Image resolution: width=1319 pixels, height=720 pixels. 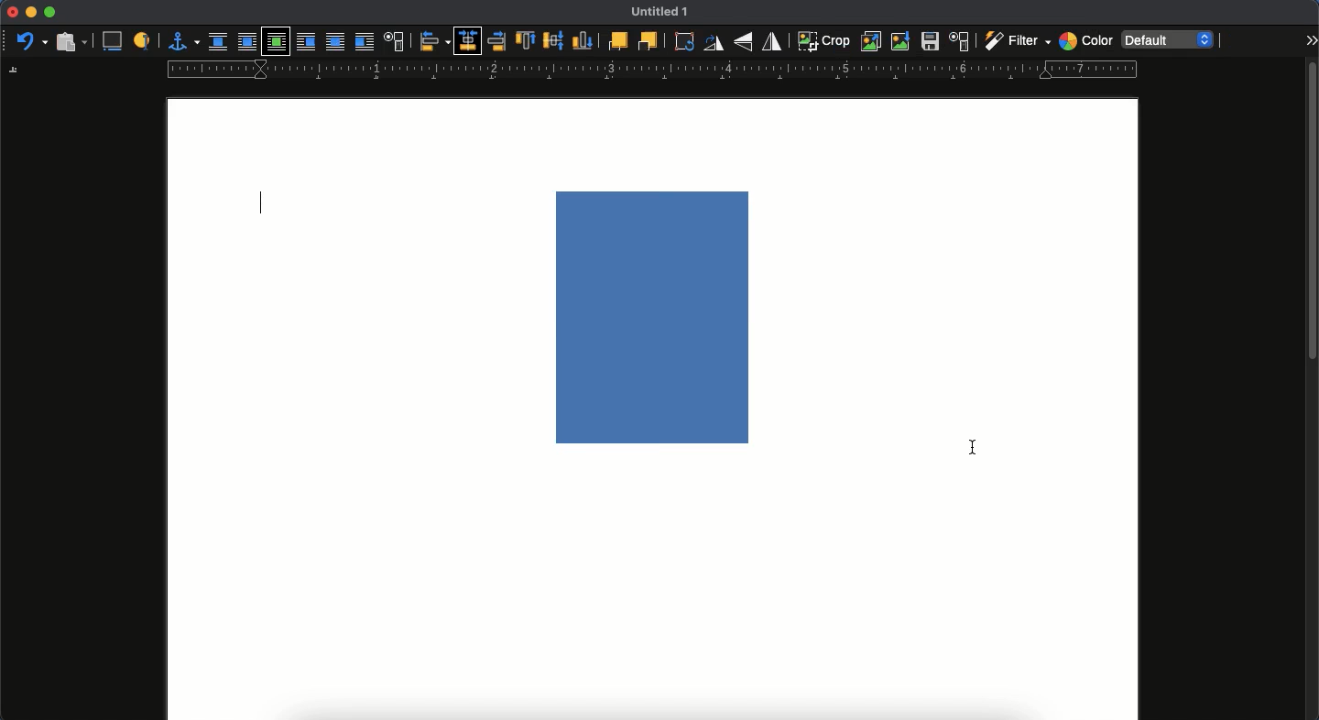 What do you see at coordinates (649, 42) in the screenshot?
I see `back one` at bounding box center [649, 42].